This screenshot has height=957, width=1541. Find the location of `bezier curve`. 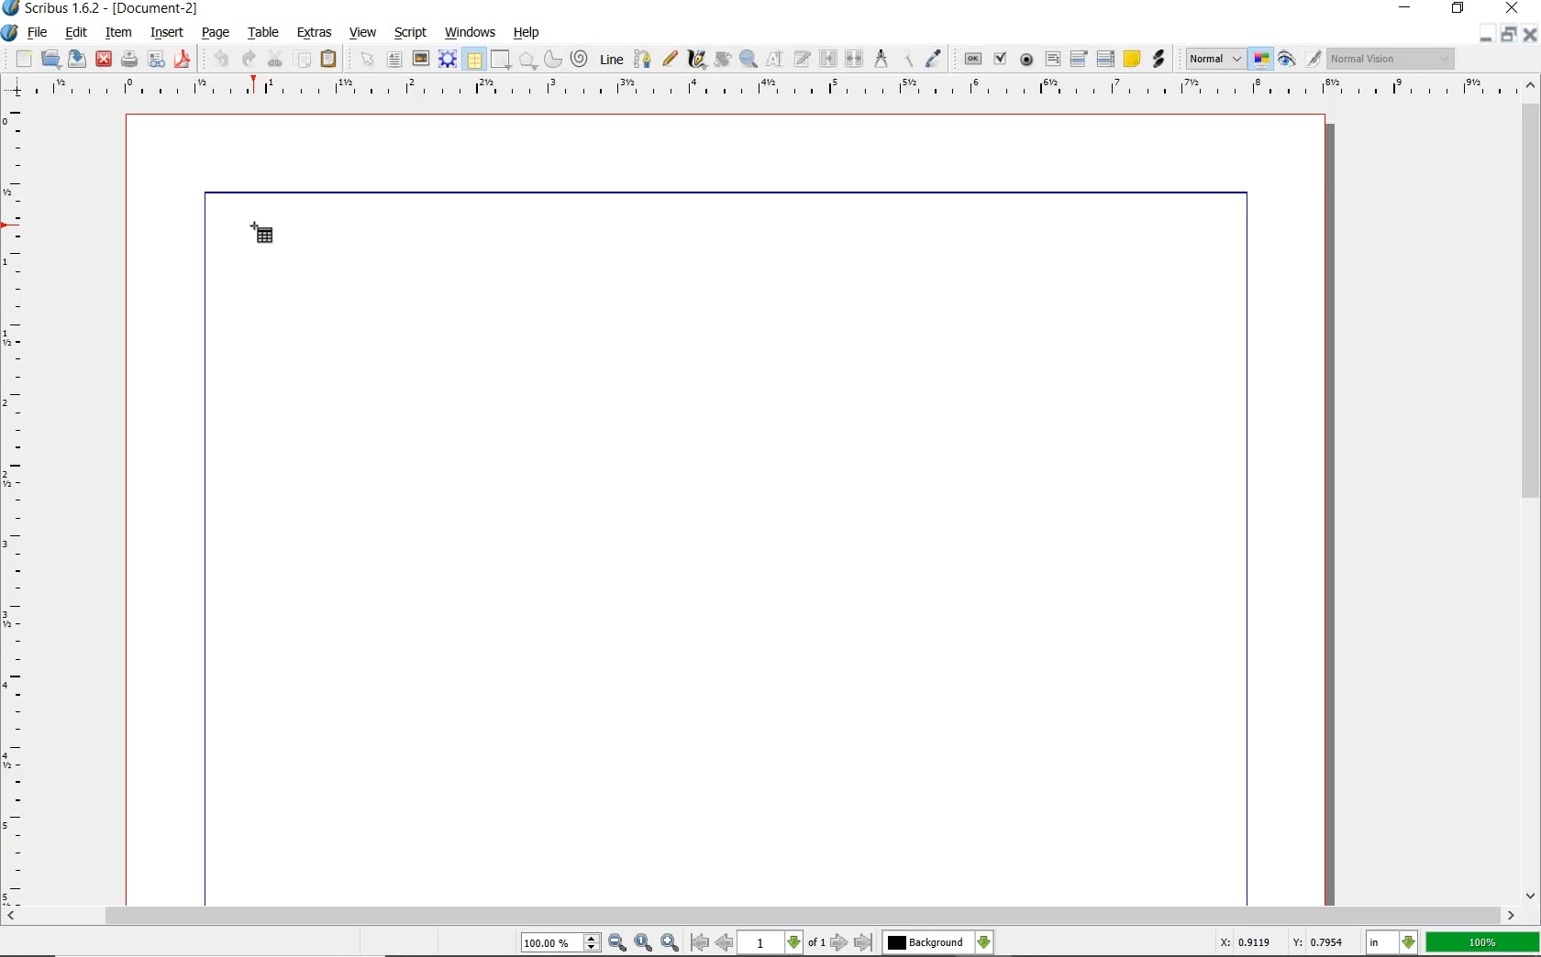

bezier curve is located at coordinates (643, 61).